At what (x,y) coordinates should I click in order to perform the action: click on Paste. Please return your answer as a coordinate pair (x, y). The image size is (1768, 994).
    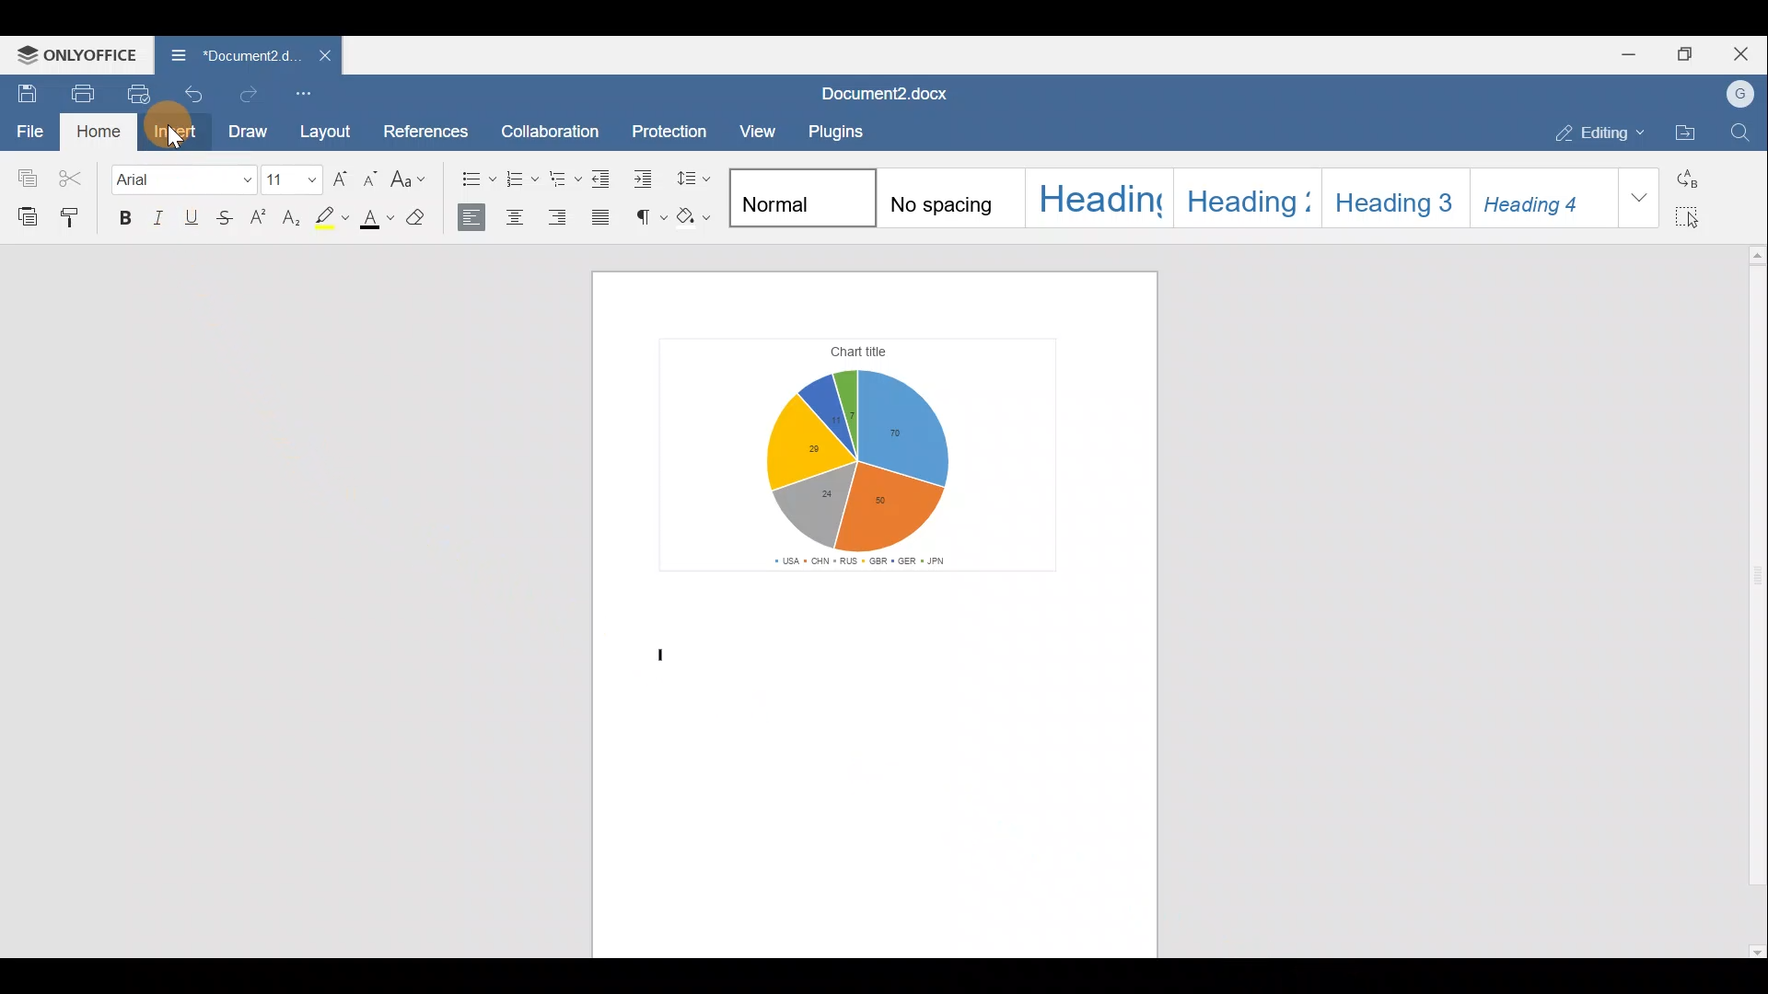
    Looking at the image, I should click on (23, 216).